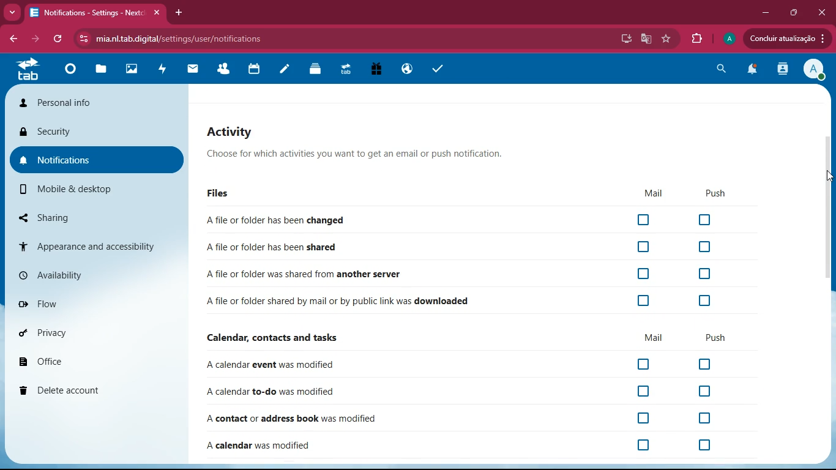 The height and width of the screenshot is (470, 836). What do you see at coordinates (706, 300) in the screenshot?
I see `checkbox` at bounding box center [706, 300].